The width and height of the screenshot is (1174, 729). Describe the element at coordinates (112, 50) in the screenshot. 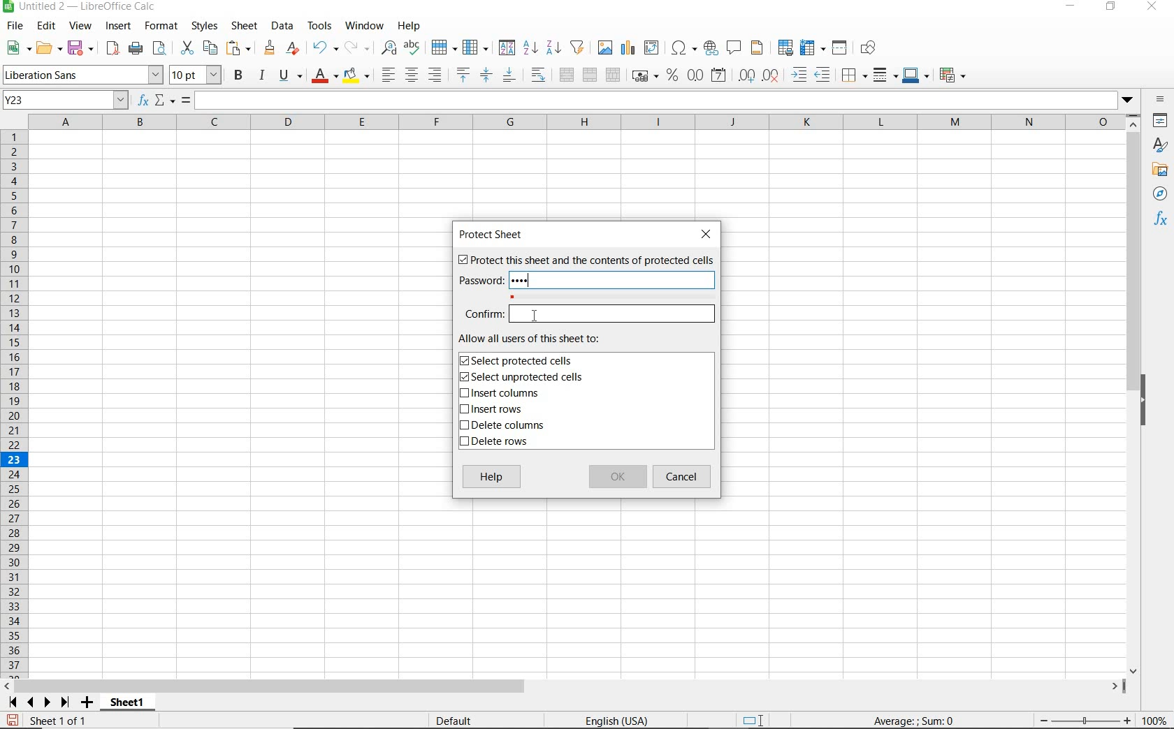

I see `EXPORT DIRECTLY AS PDF` at that location.